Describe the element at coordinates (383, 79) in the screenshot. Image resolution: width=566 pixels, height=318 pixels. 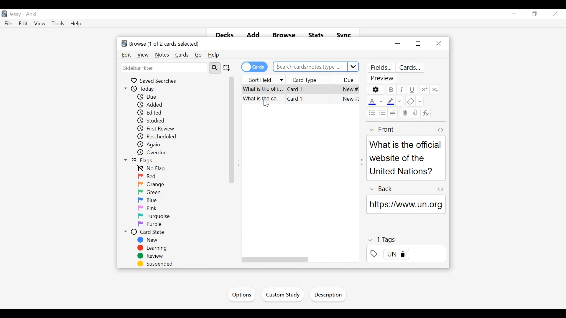
I see `Preview ` at that location.